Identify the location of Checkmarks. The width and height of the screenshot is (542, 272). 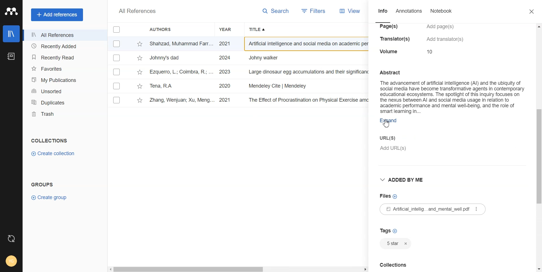
(117, 59).